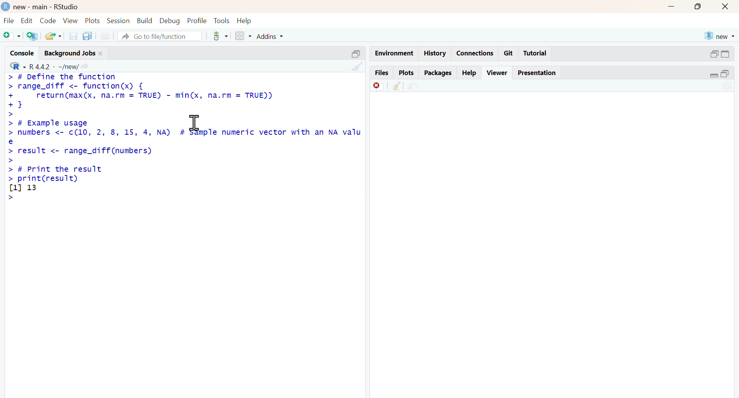 The width and height of the screenshot is (739, 398). What do you see at coordinates (222, 20) in the screenshot?
I see `tools` at bounding box center [222, 20].